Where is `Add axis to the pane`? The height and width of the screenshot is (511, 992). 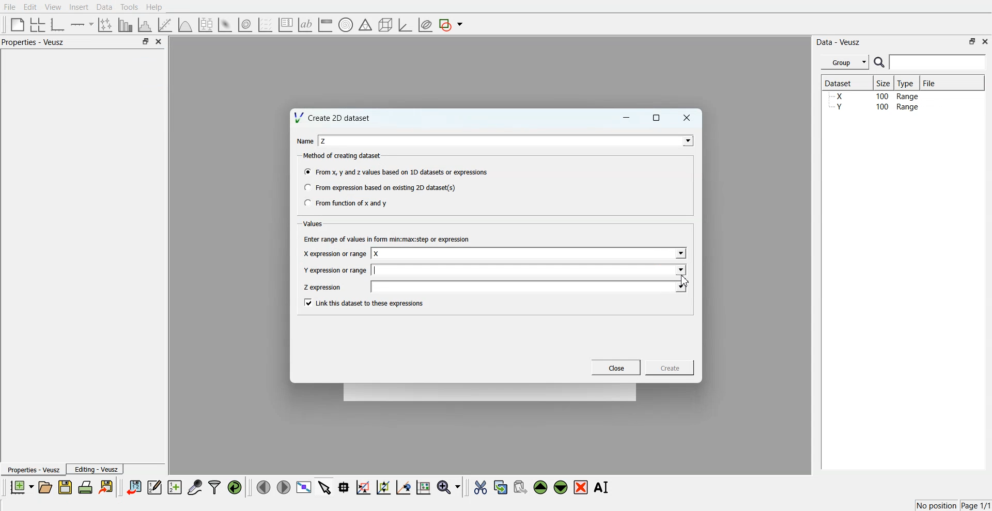 Add axis to the pane is located at coordinates (82, 25).